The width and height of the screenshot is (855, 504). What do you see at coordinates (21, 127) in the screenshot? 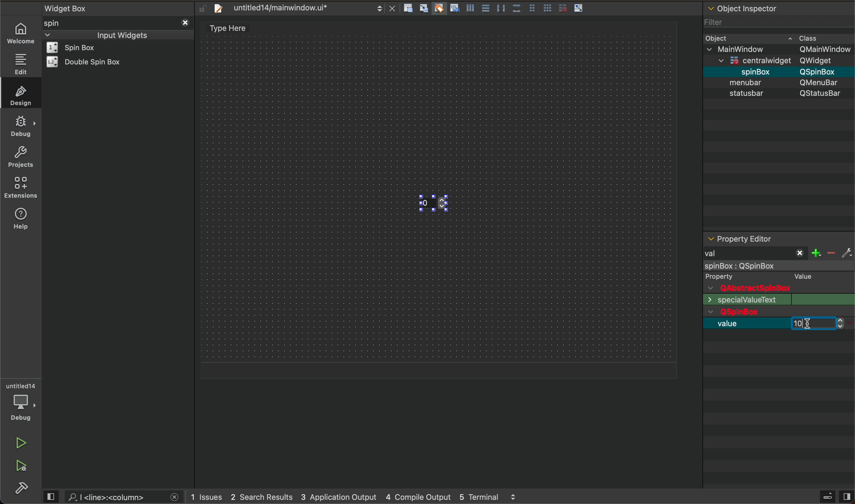
I see `debug` at bounding box center [21, 127].